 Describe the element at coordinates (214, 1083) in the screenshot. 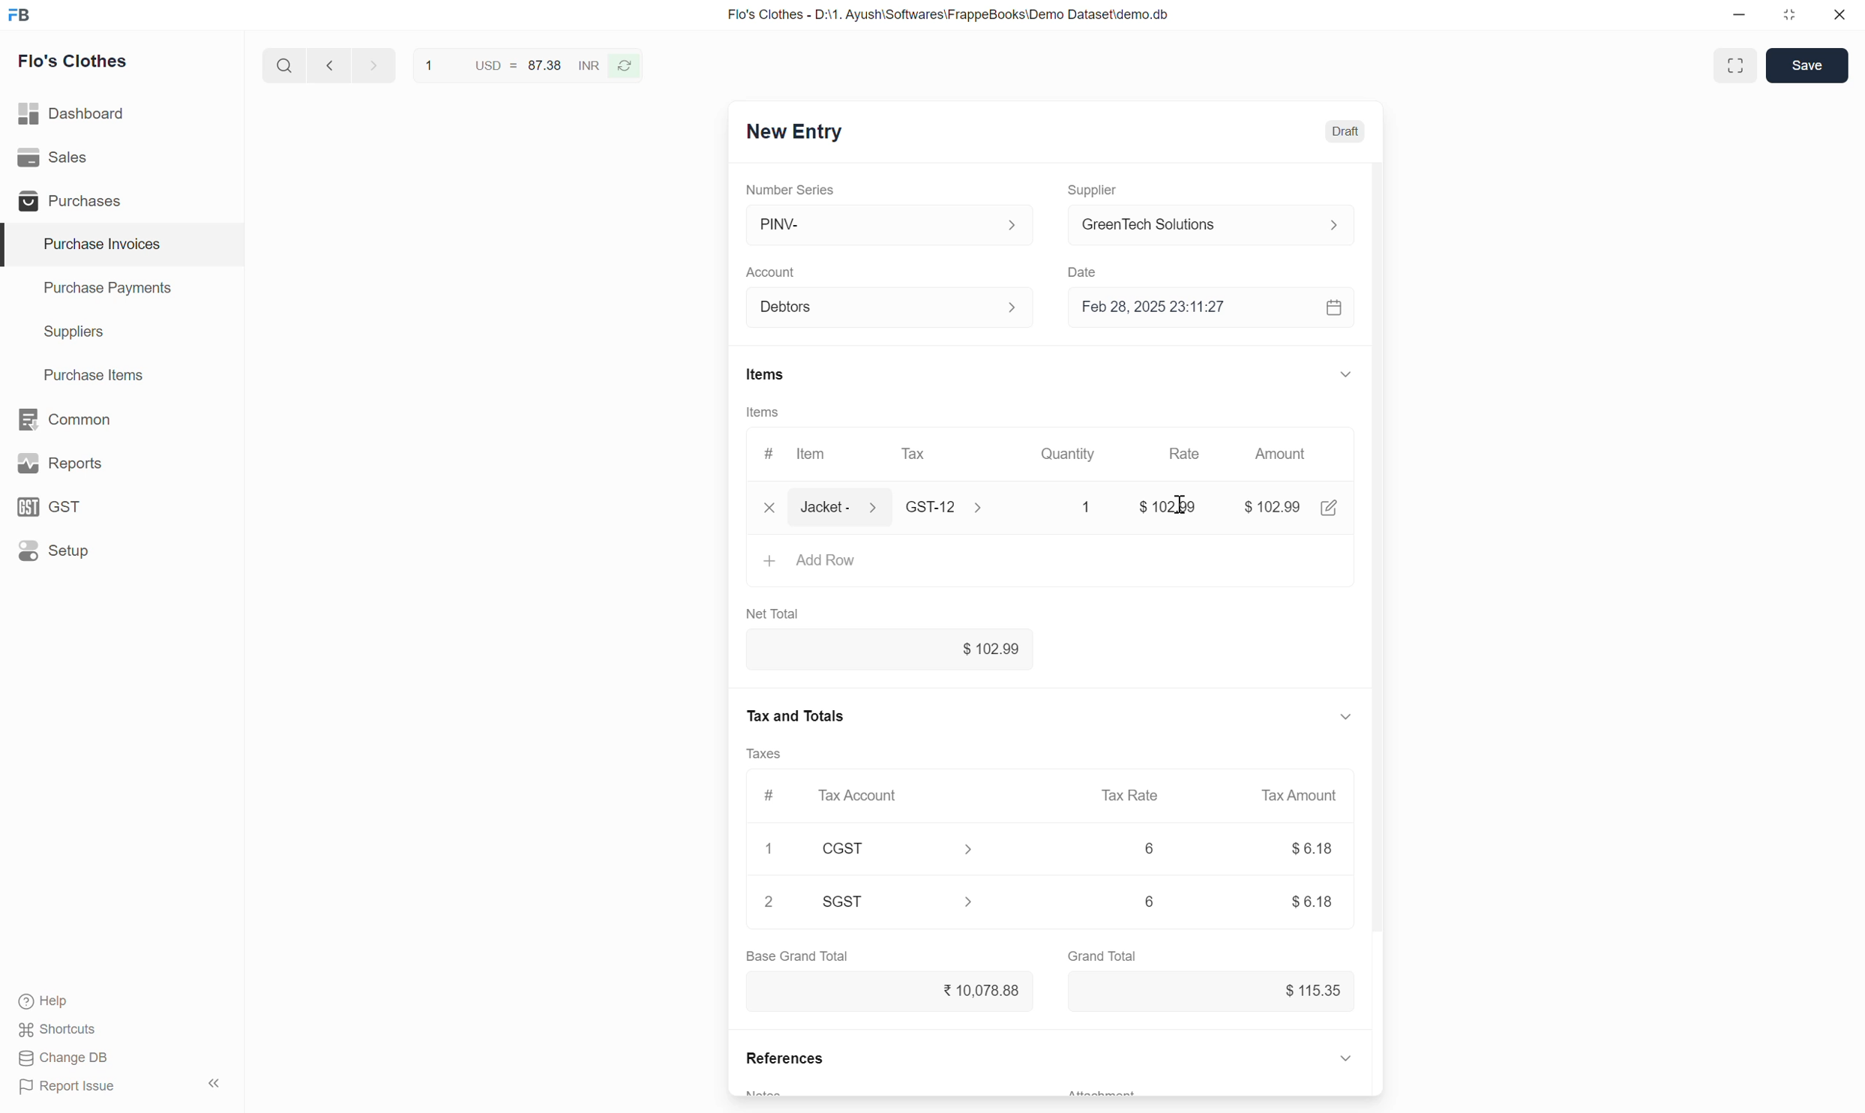

I see `Collapse` at that location.